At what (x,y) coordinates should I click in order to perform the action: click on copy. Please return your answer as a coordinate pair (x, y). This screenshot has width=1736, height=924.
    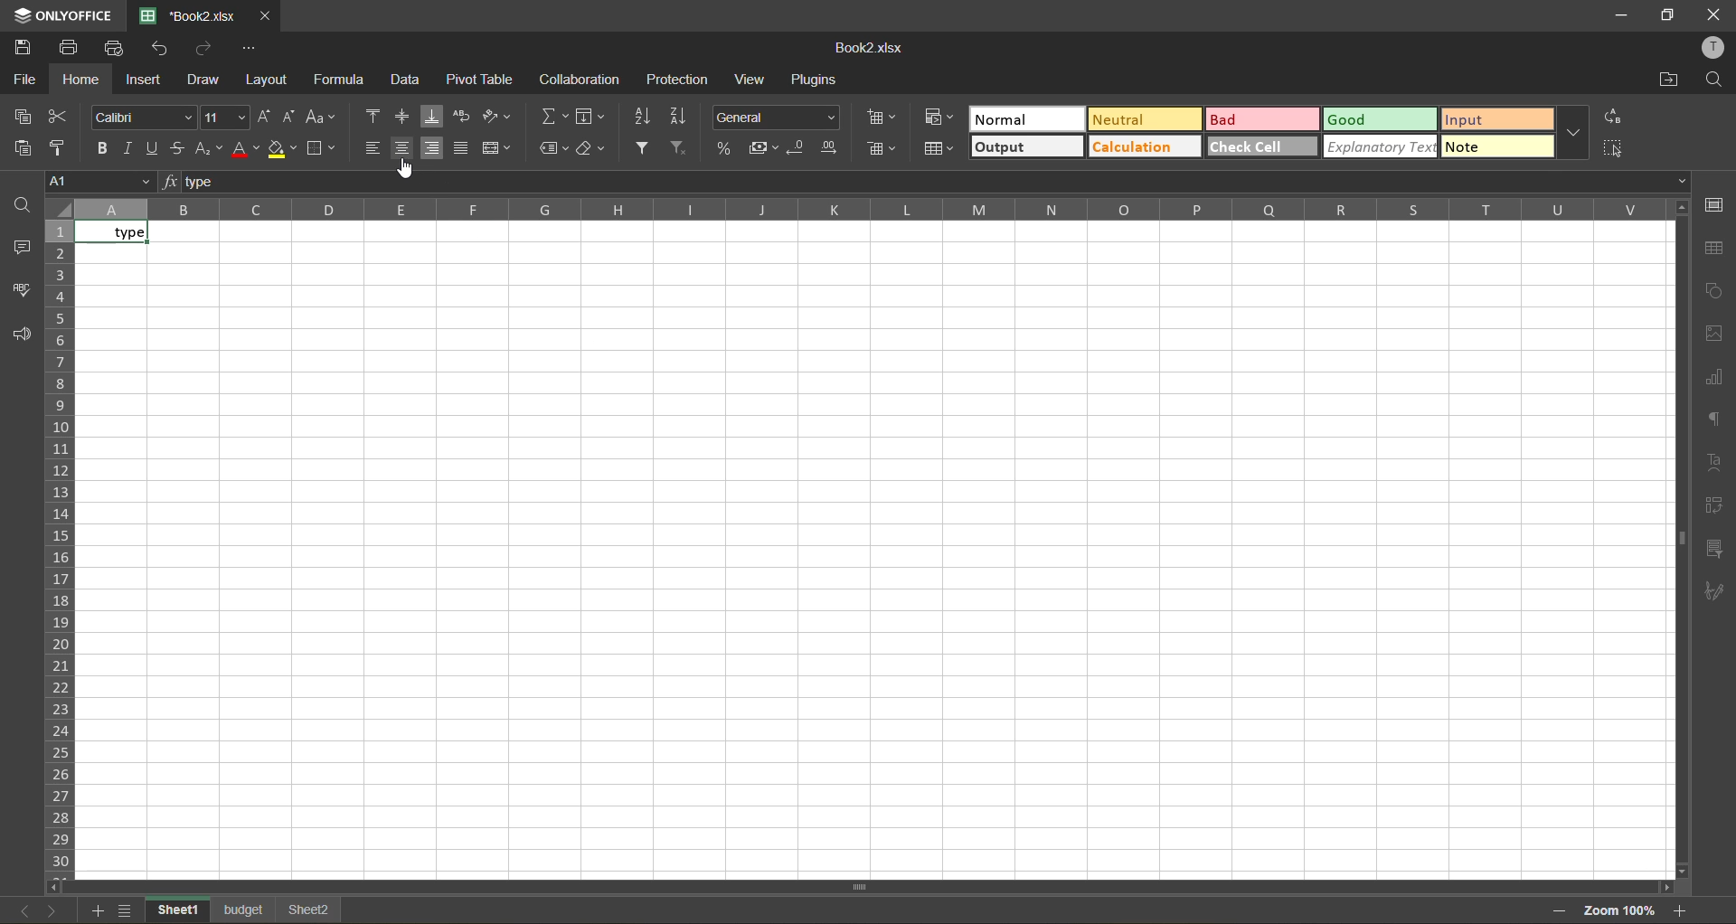
    Looking at the image, I should click on (28, 114).